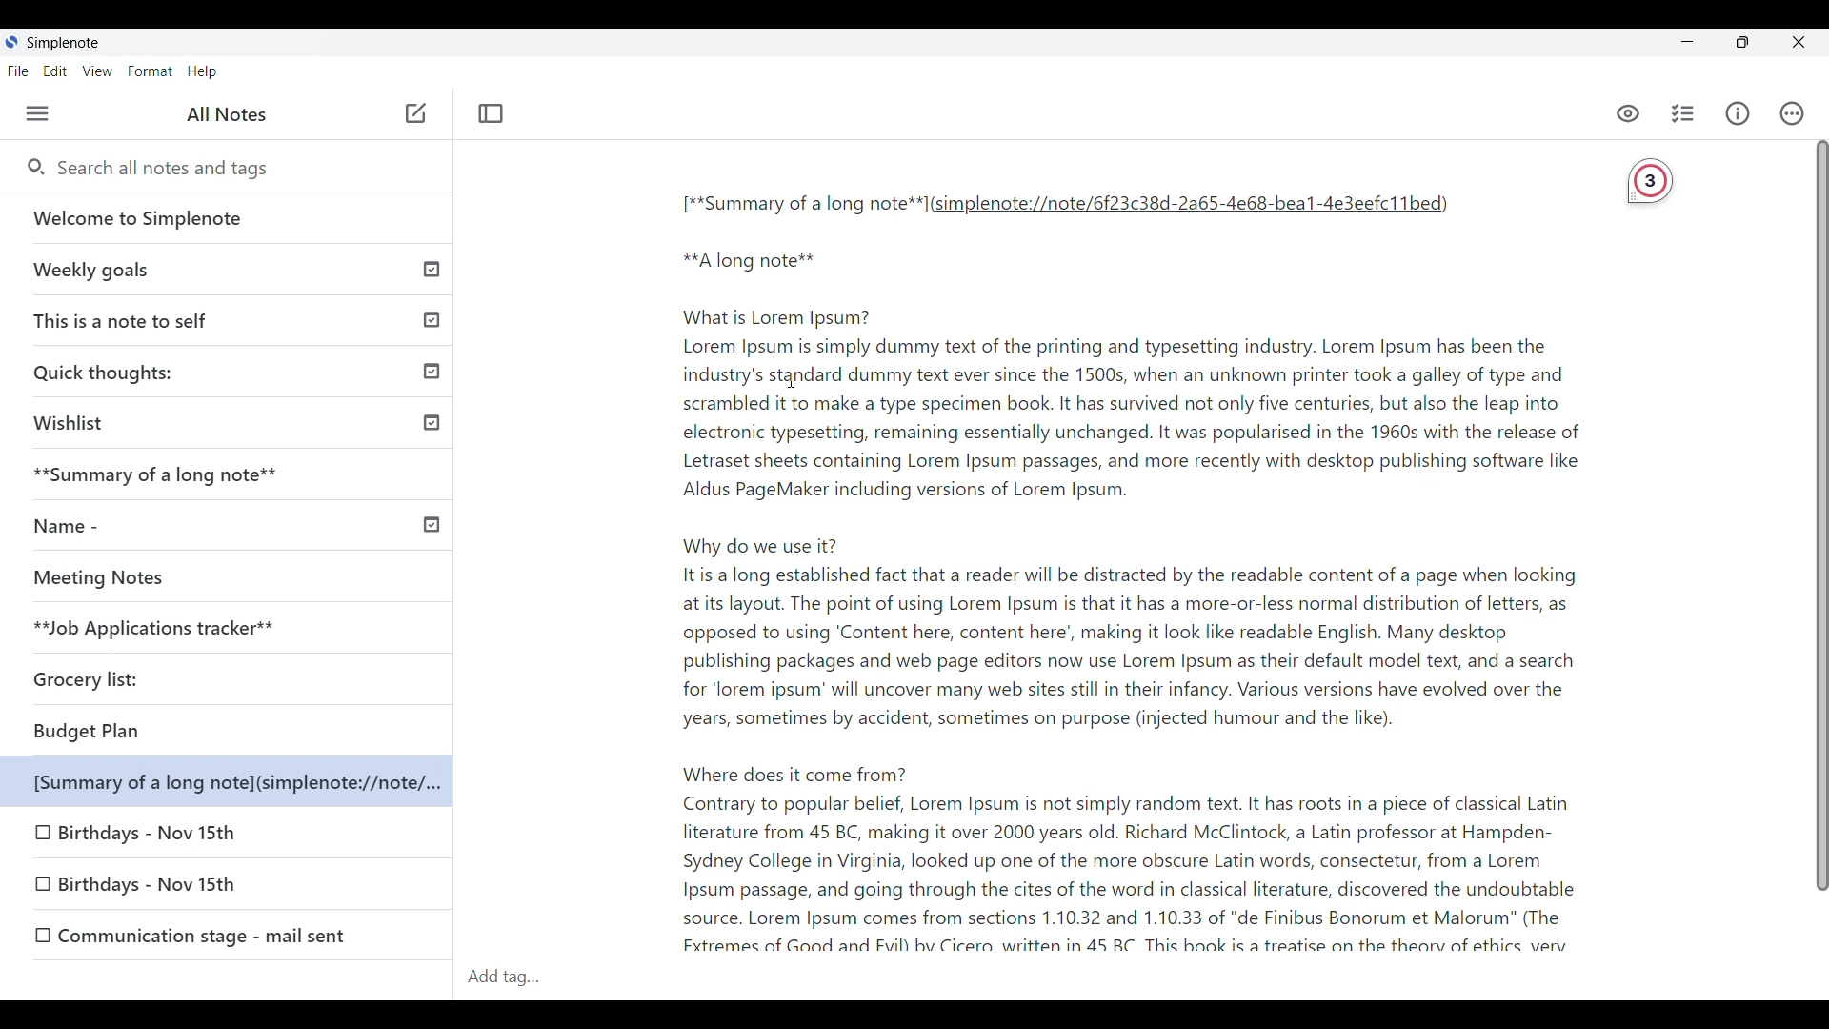 The image size is (1829, 1029). What do you see at coordinates (159, 730) in the screenshot?
I see `Budget plan` at bounding box center [159, 730].